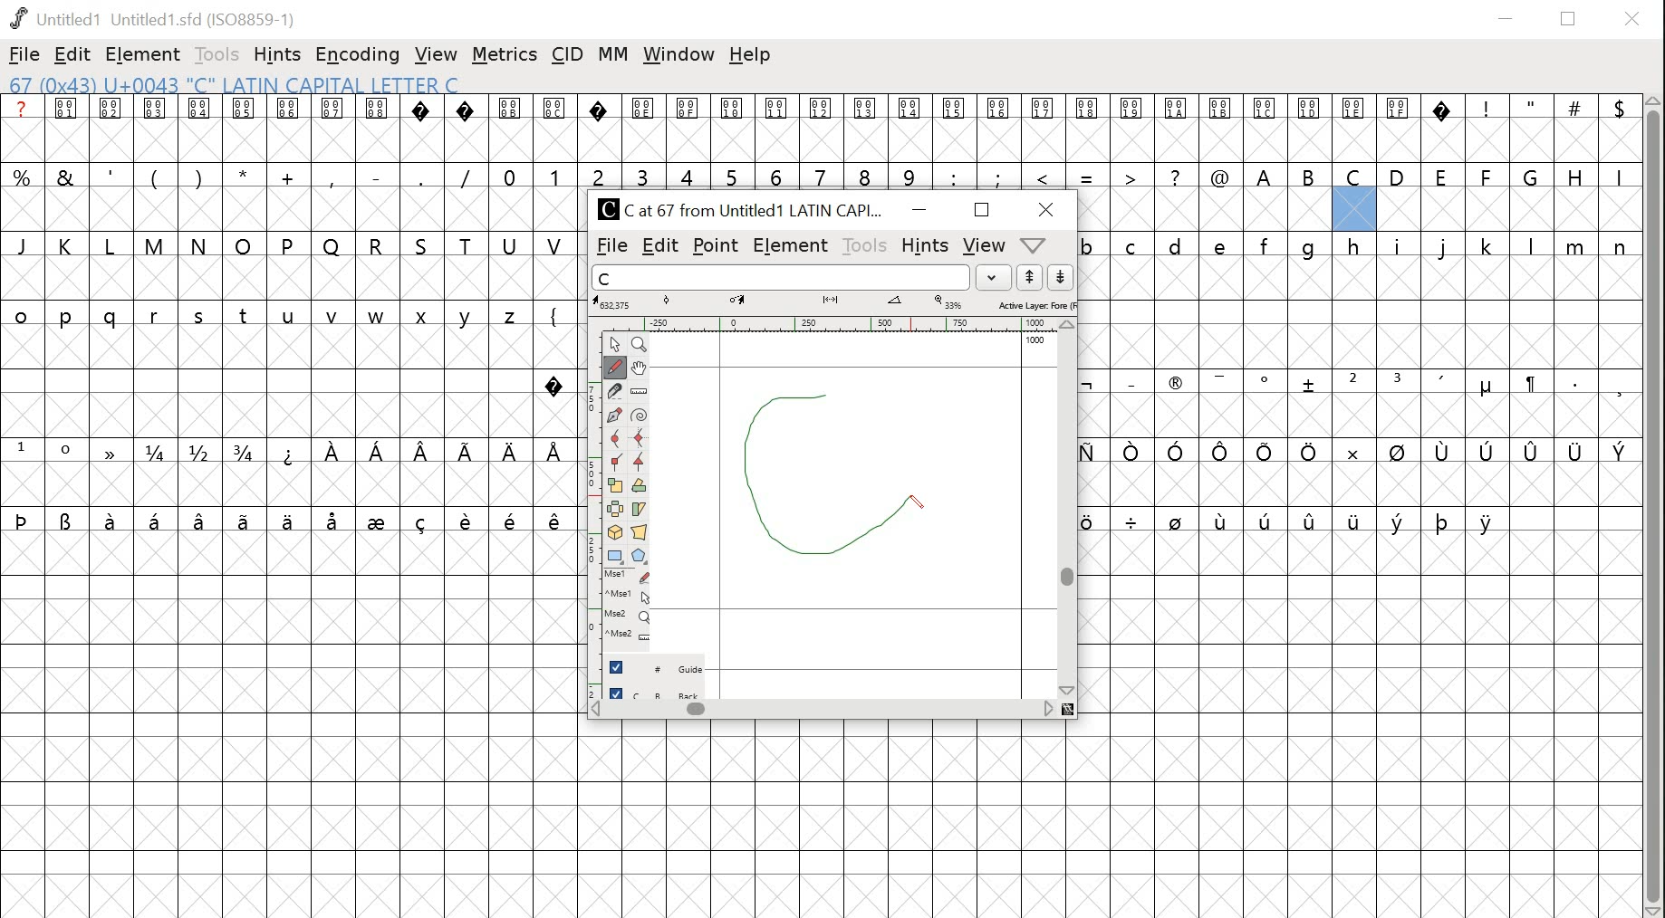  I want to click on view, so click(435, 53).